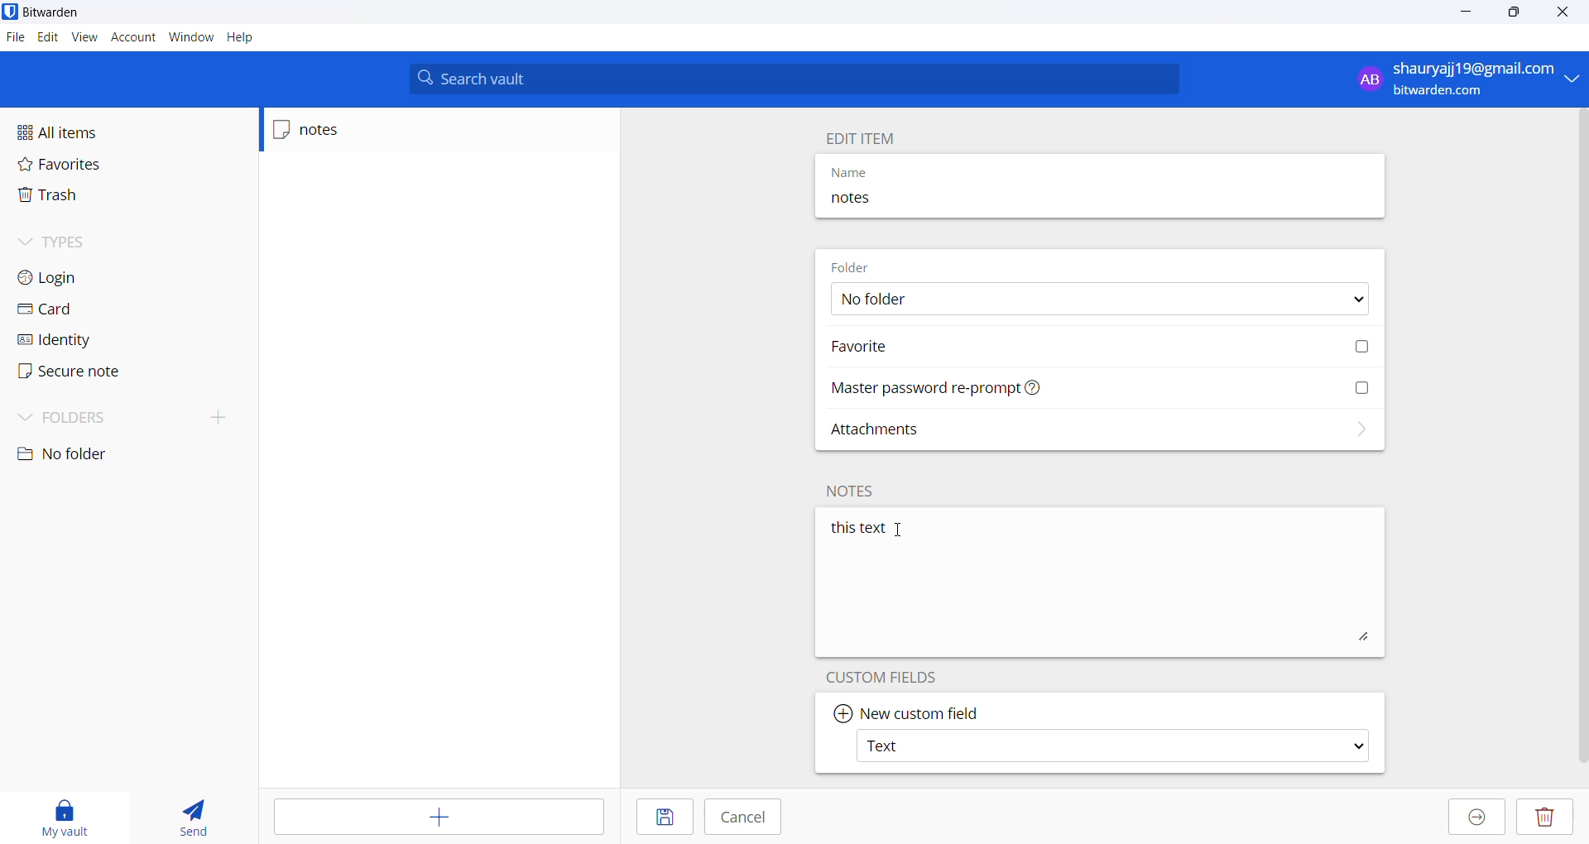 This screenshot has height=844, width=1589. What do you see at coordinates (1547, 818) in the screenshot?
I see `delete` at bounding box center [1547, 818].